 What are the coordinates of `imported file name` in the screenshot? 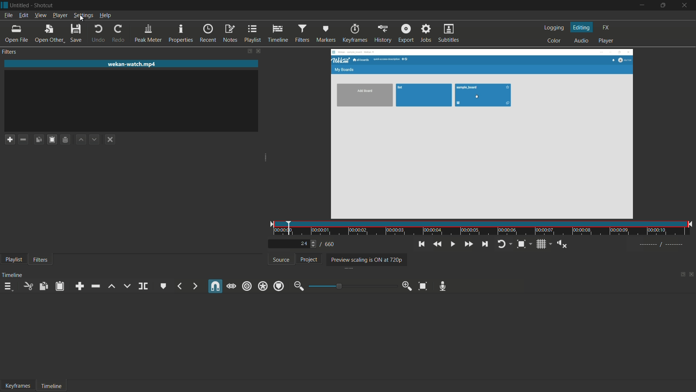 It's located at (132, 64).